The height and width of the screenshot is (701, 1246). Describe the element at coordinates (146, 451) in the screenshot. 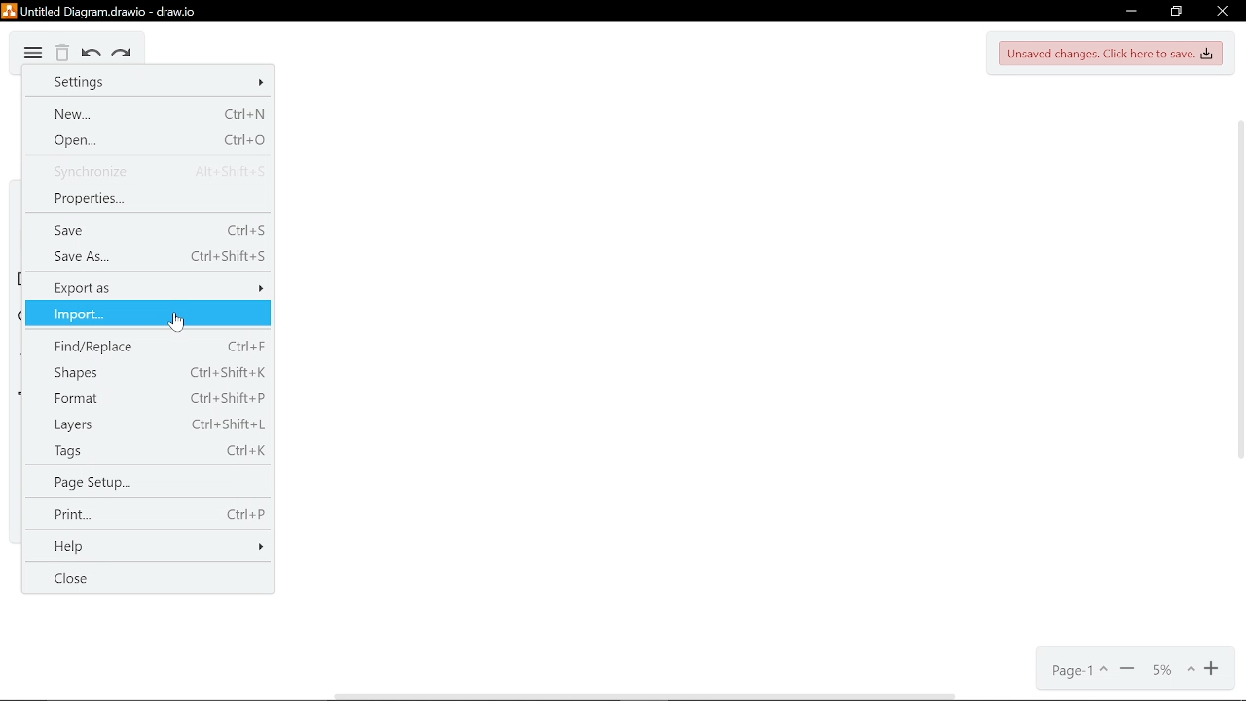

I see `Tags (shortcut Ctrl+K)` at that location.